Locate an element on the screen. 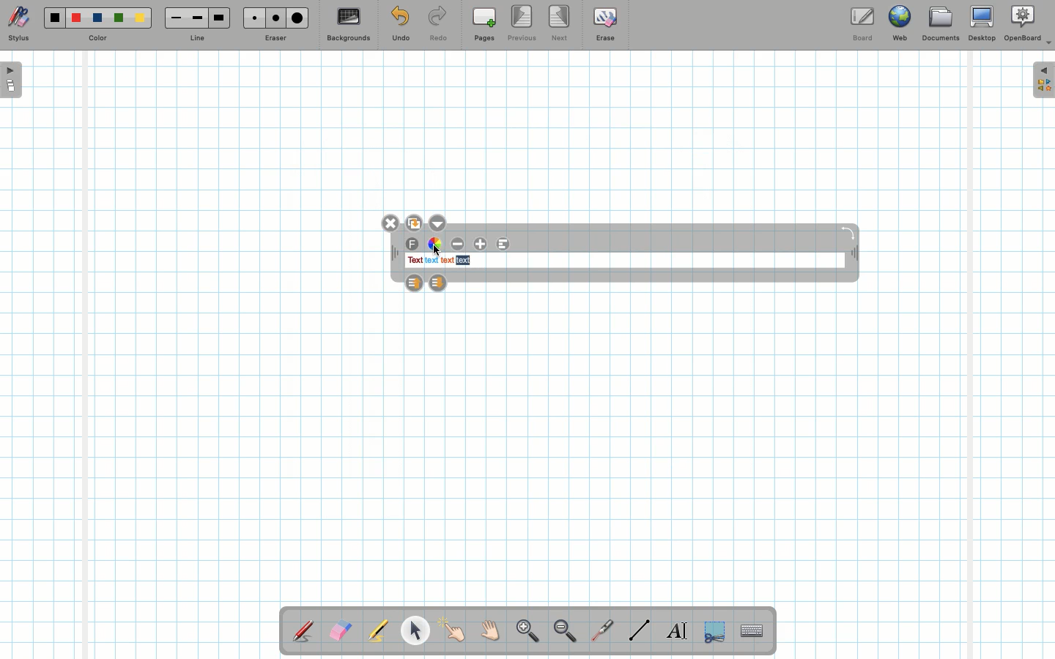  text is located at coordinates (414, 261).